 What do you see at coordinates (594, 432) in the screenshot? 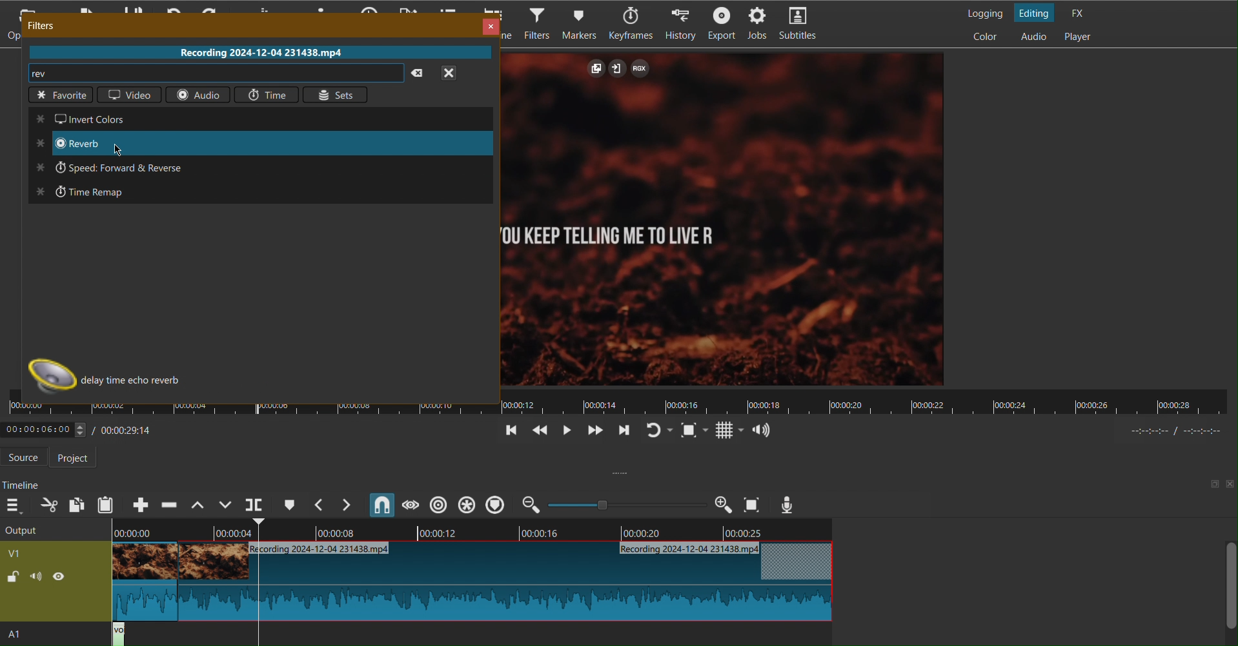
I see `Move Forwards` at bounding box center [594, 432].